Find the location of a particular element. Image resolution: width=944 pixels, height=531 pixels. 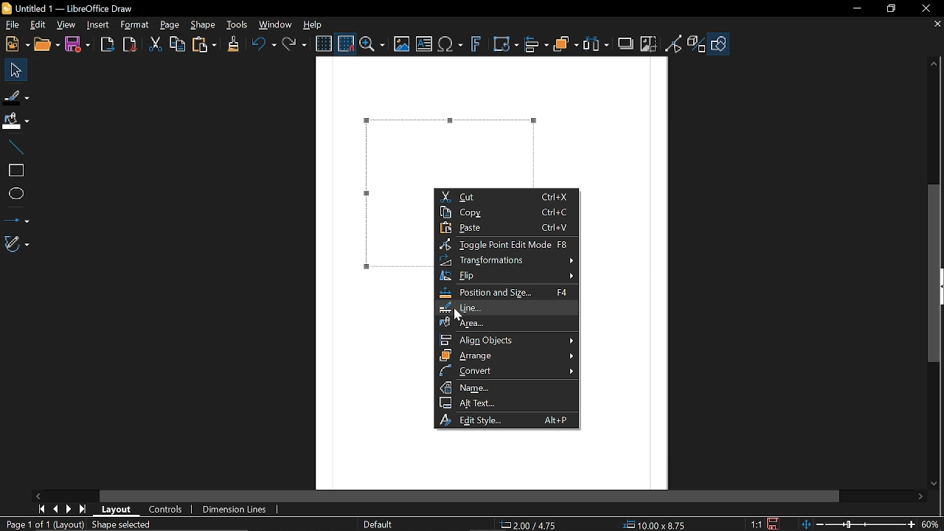

File is located at coordinates (12, 24).